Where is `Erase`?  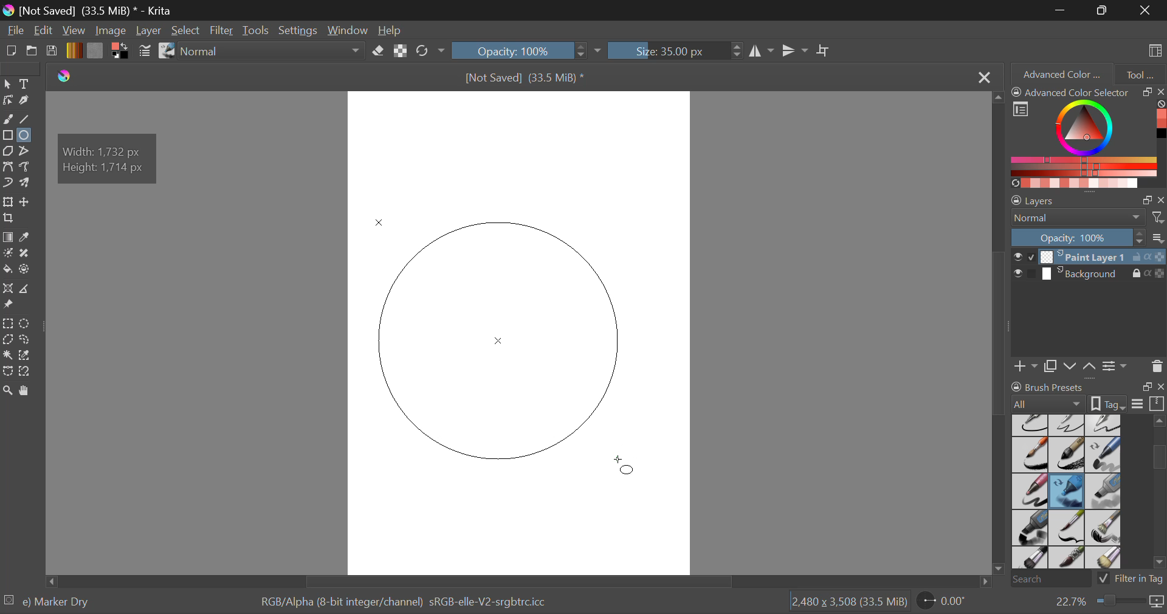 Erase is located at coordinates (380, 53).